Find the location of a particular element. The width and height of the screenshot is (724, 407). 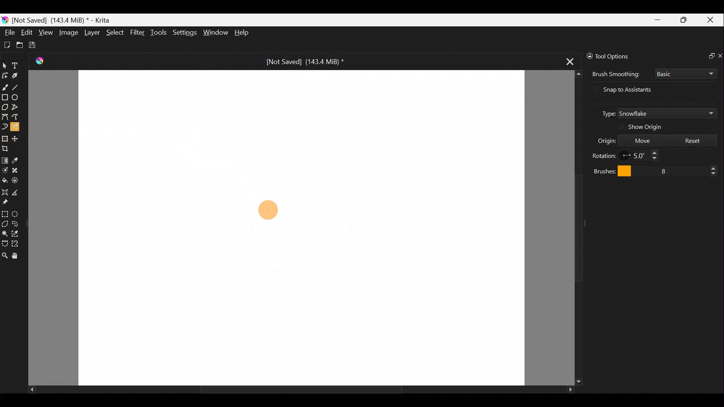

Rectangle is located at coordinates (5, 97).